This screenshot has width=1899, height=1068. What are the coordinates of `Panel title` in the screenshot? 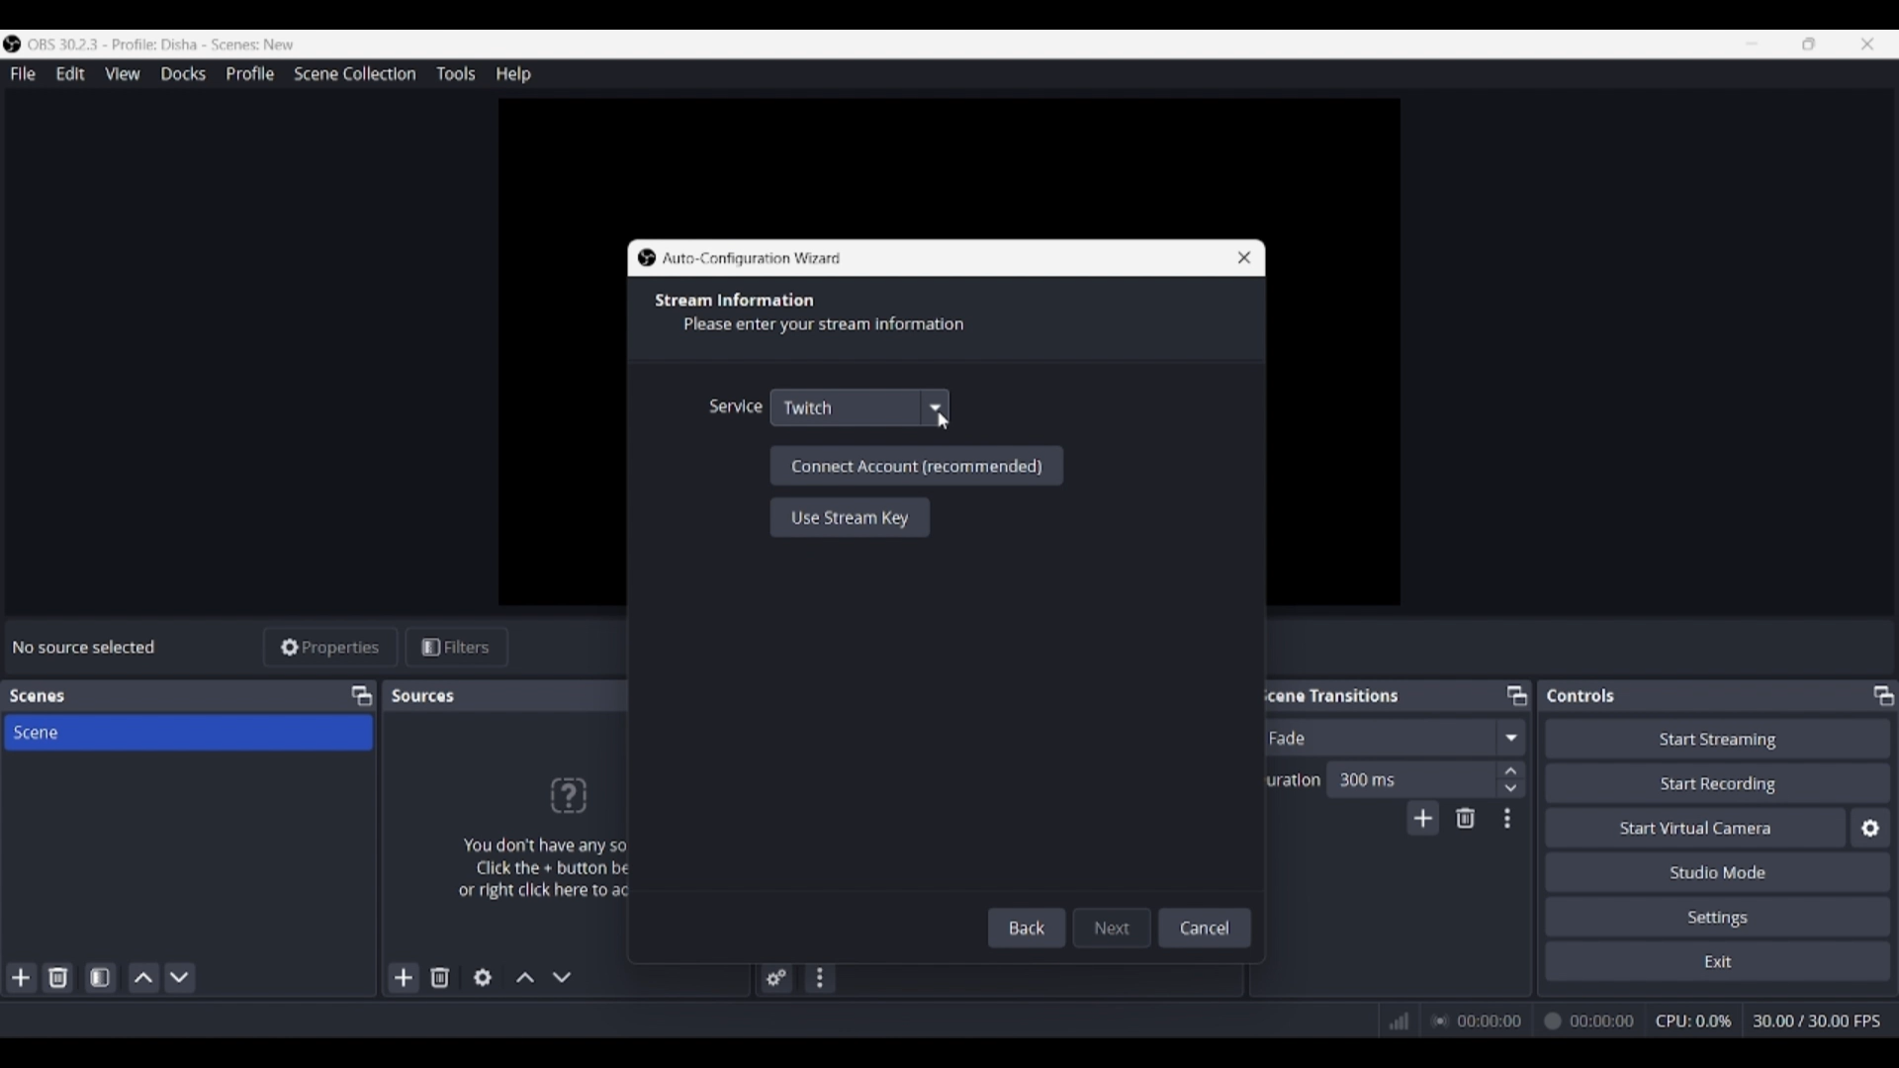 It's located at (1329, 694).